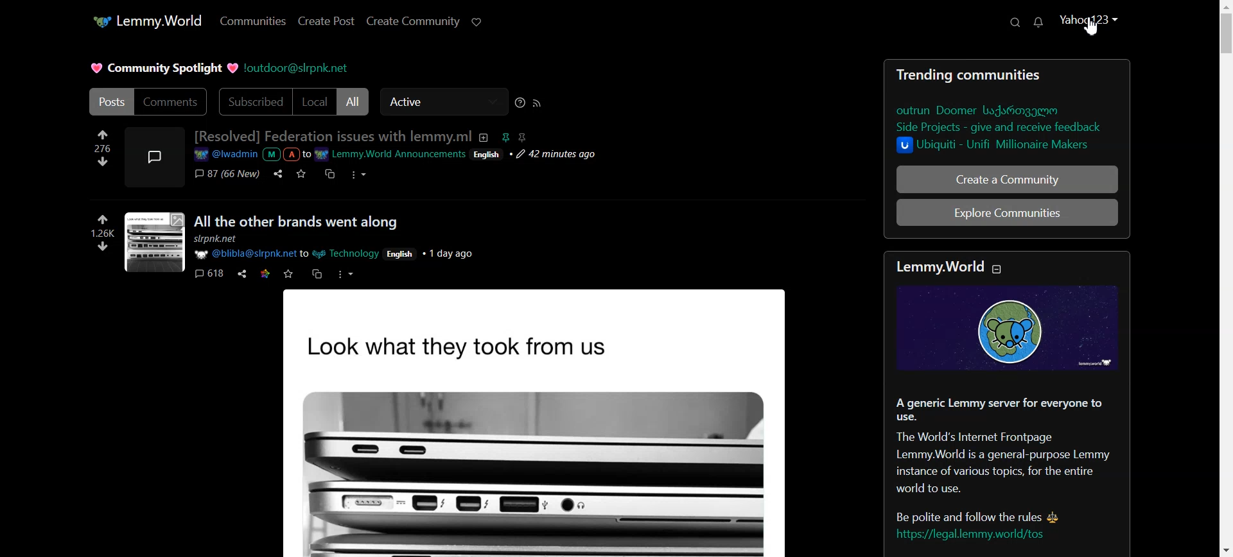  Describe the element at coordinates (1038, 23) in the screenshot. I see `notifications` at that location.